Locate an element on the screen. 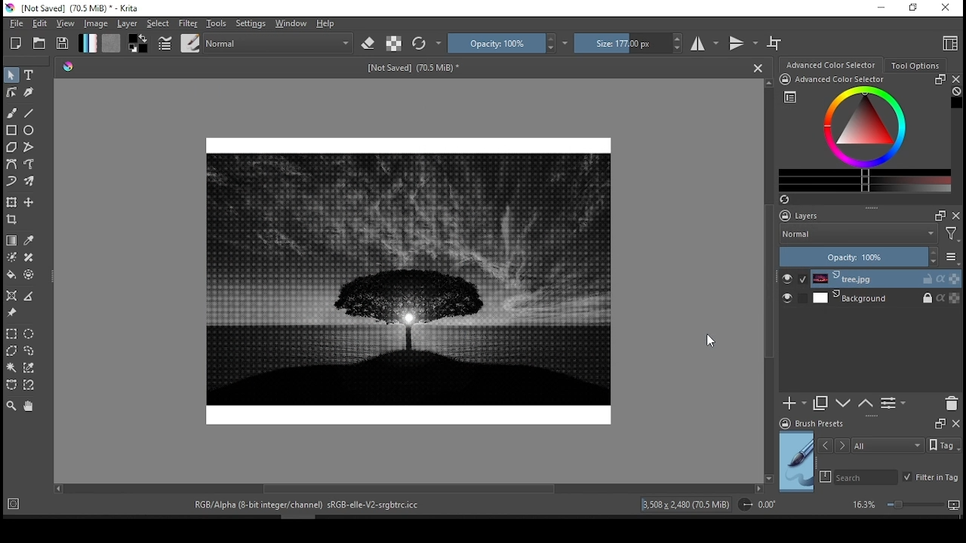 Image resolution: width=966 pixels, height=543 pixels. filter in tag on/off is located at coordinates (930, 479).